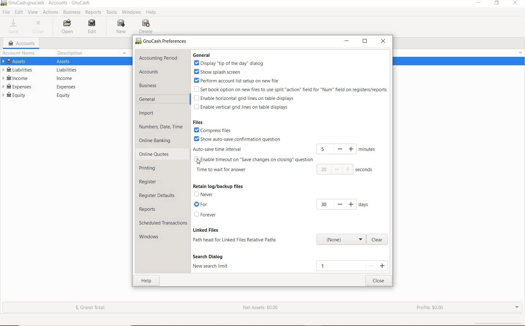 Image resolution: width=525 pixels, height=326 pixels. What do you see at coordinates (152, 13) in the screenshot?
I see `HELP` at bounding box center [152, 13].